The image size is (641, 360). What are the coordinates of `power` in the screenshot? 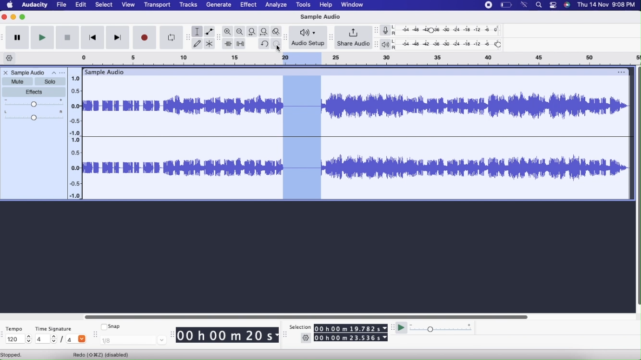 It's located at (507, 5).